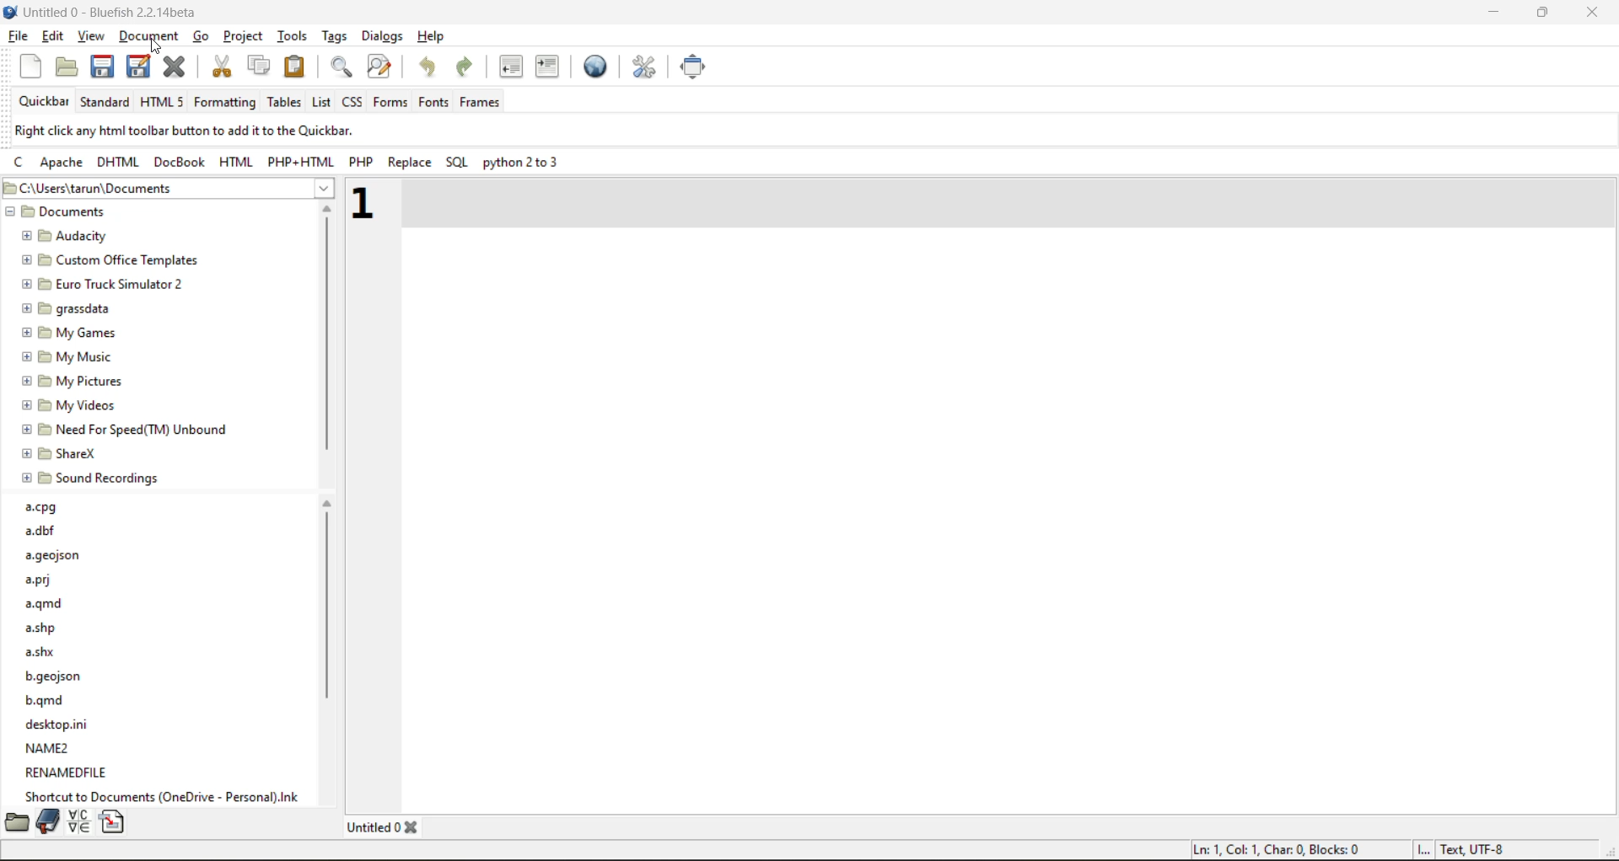 This screenshot has width=1619, height=861. What do you see at coordinates (297, 67) in the screenshot?
I see `paste` at bounding box center [297, 67].